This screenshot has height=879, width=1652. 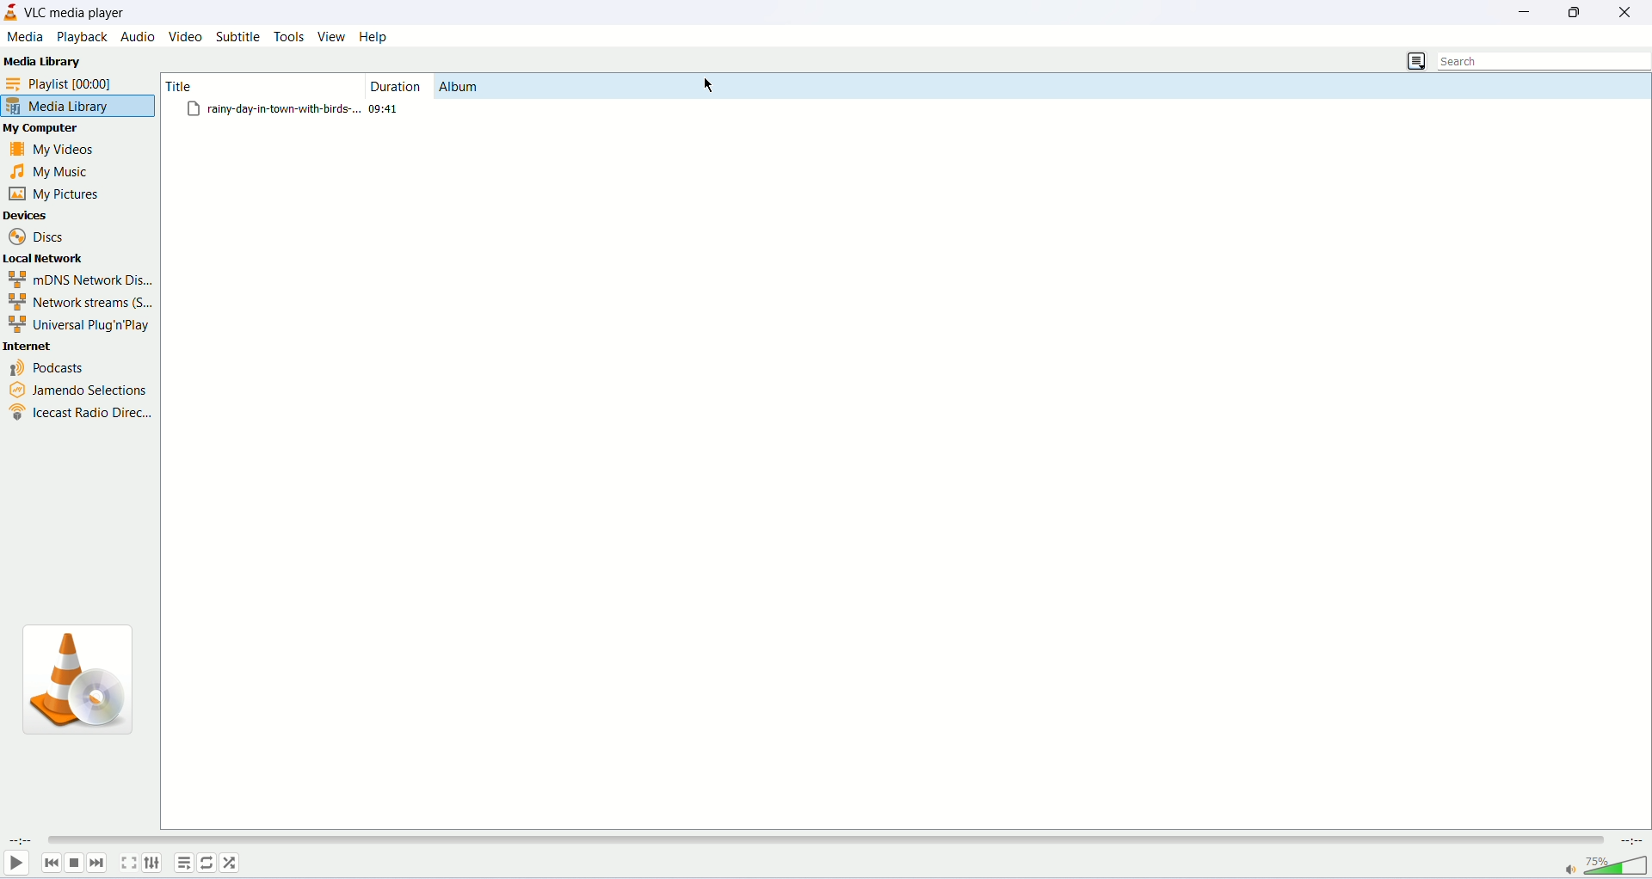 I want to click on my music, so click(x=67, y=170).